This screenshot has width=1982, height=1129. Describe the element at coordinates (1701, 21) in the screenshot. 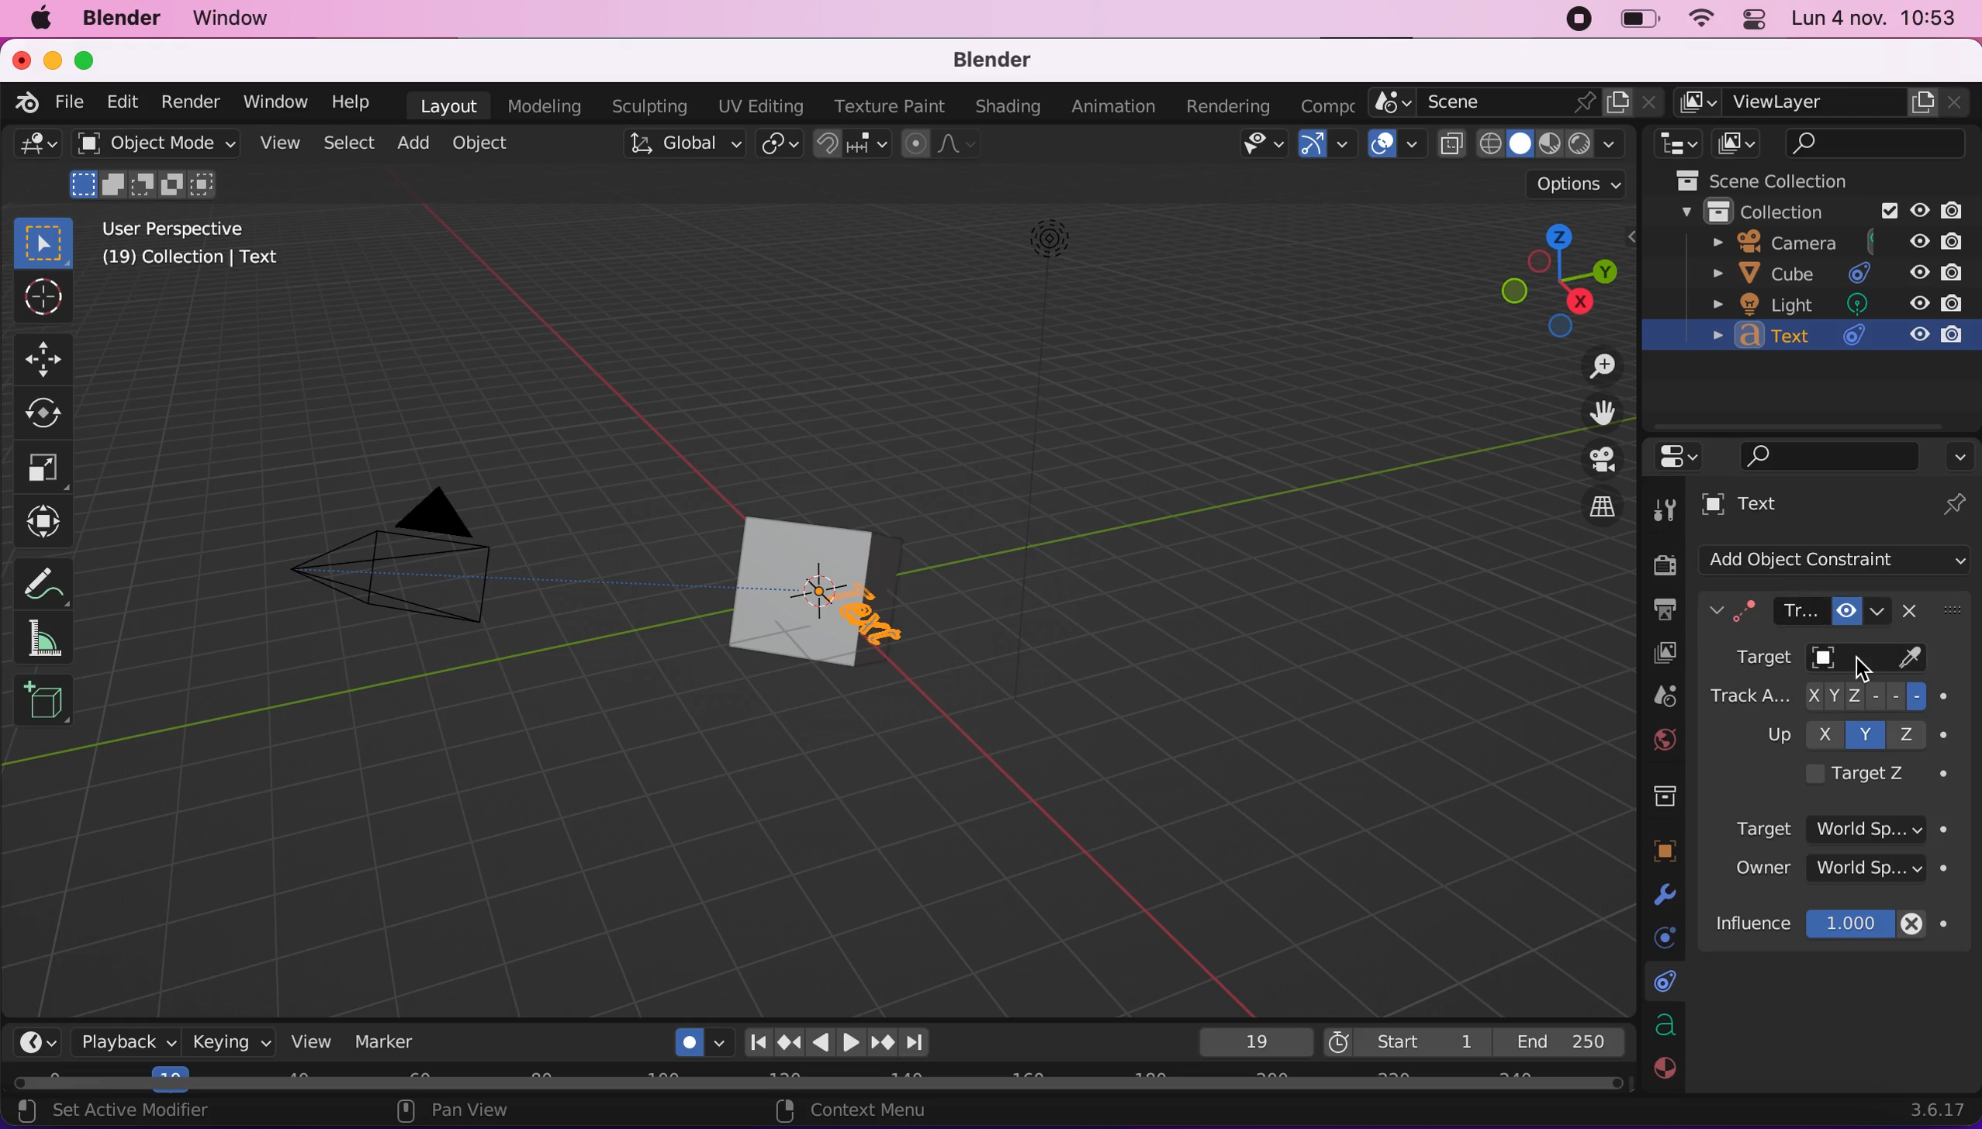

I see `wifi` at that location.